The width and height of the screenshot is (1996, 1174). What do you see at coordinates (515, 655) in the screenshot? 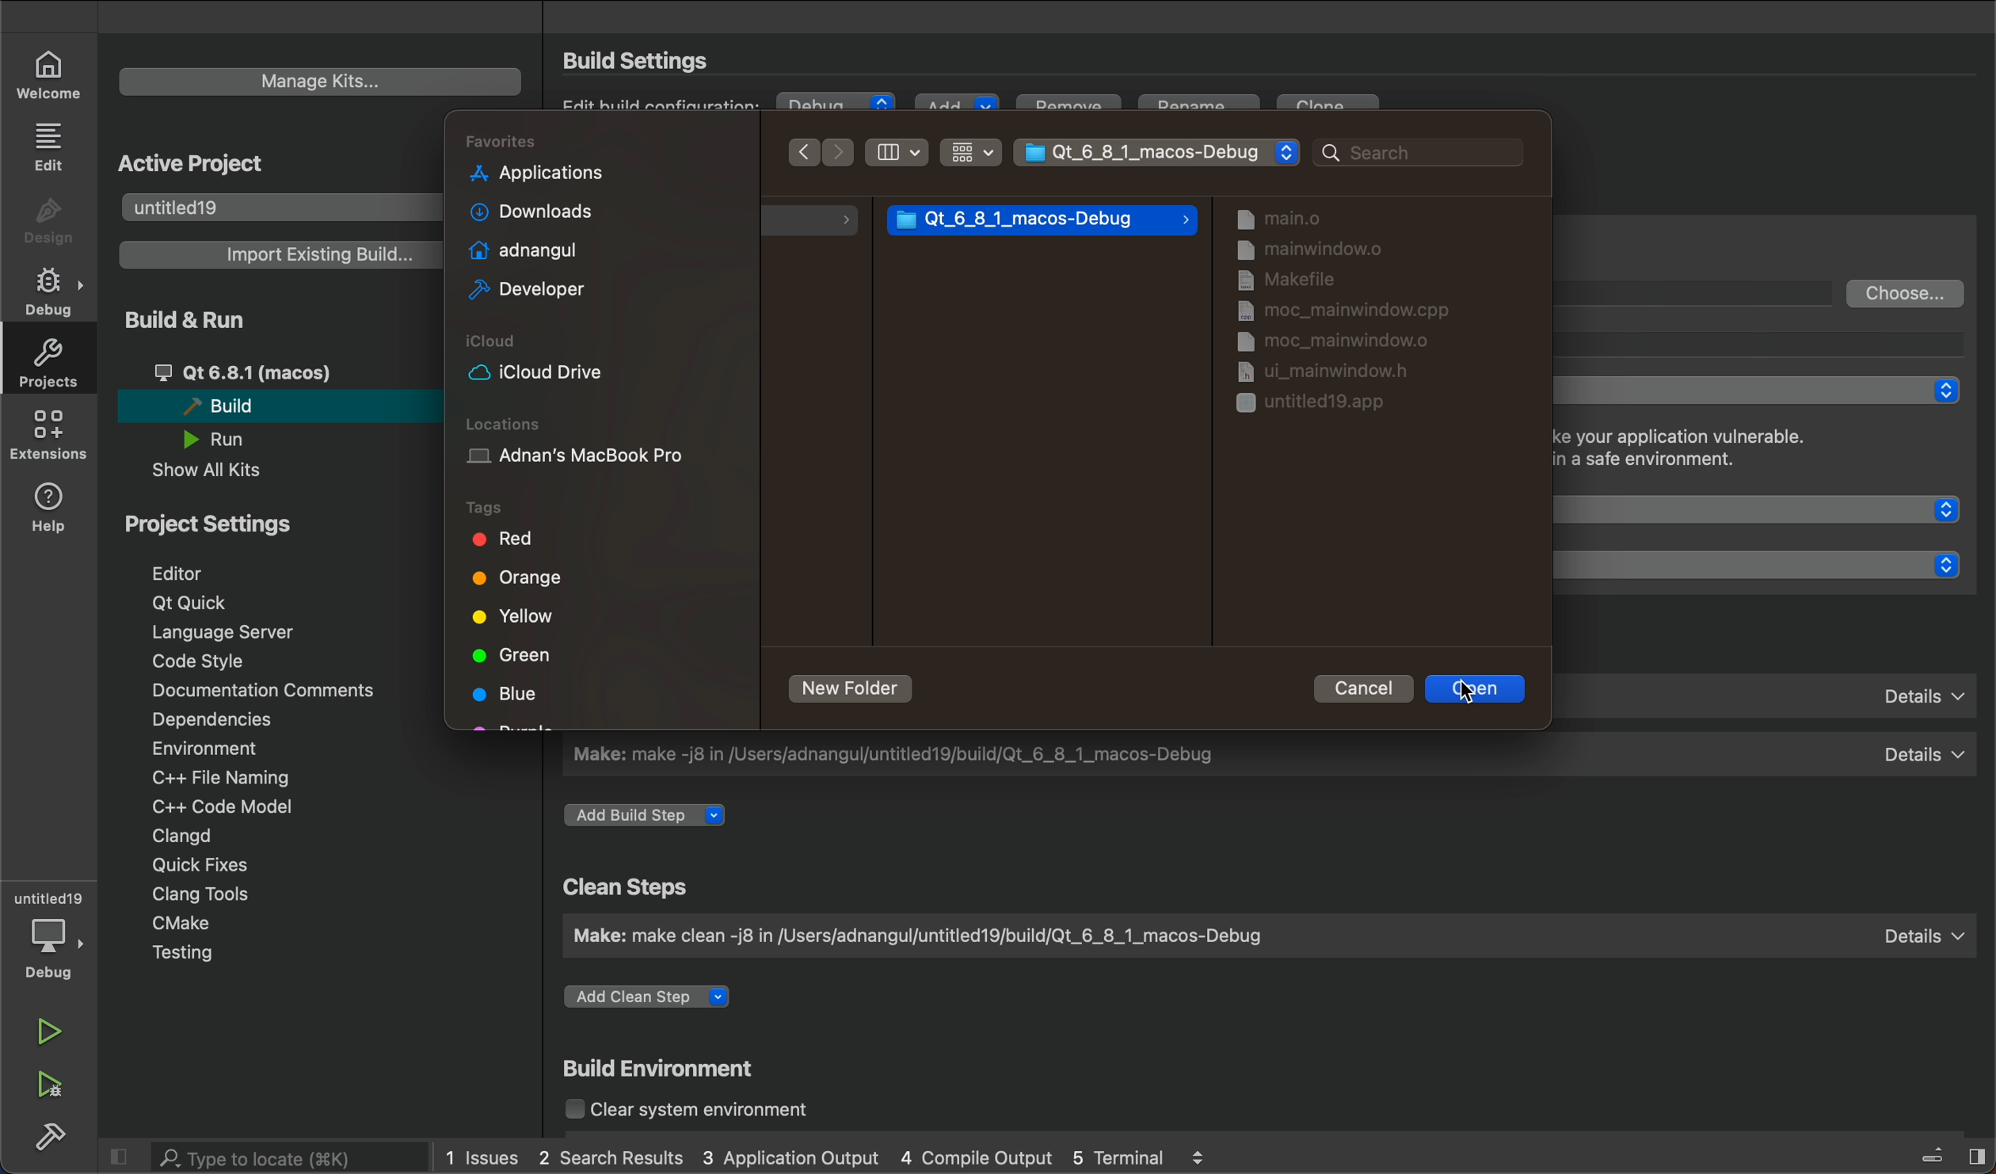
I see `green` at bounding box center [515, 655].